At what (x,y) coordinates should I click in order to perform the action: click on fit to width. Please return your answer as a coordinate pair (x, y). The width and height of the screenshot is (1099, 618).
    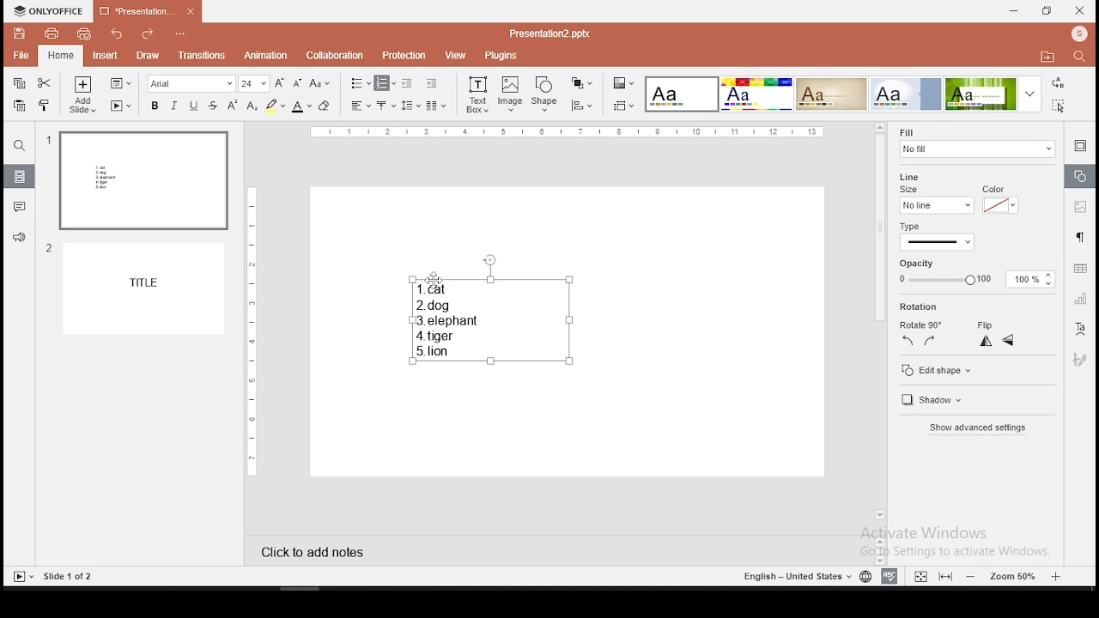
    Looking at the image, I should click on (946, 577).